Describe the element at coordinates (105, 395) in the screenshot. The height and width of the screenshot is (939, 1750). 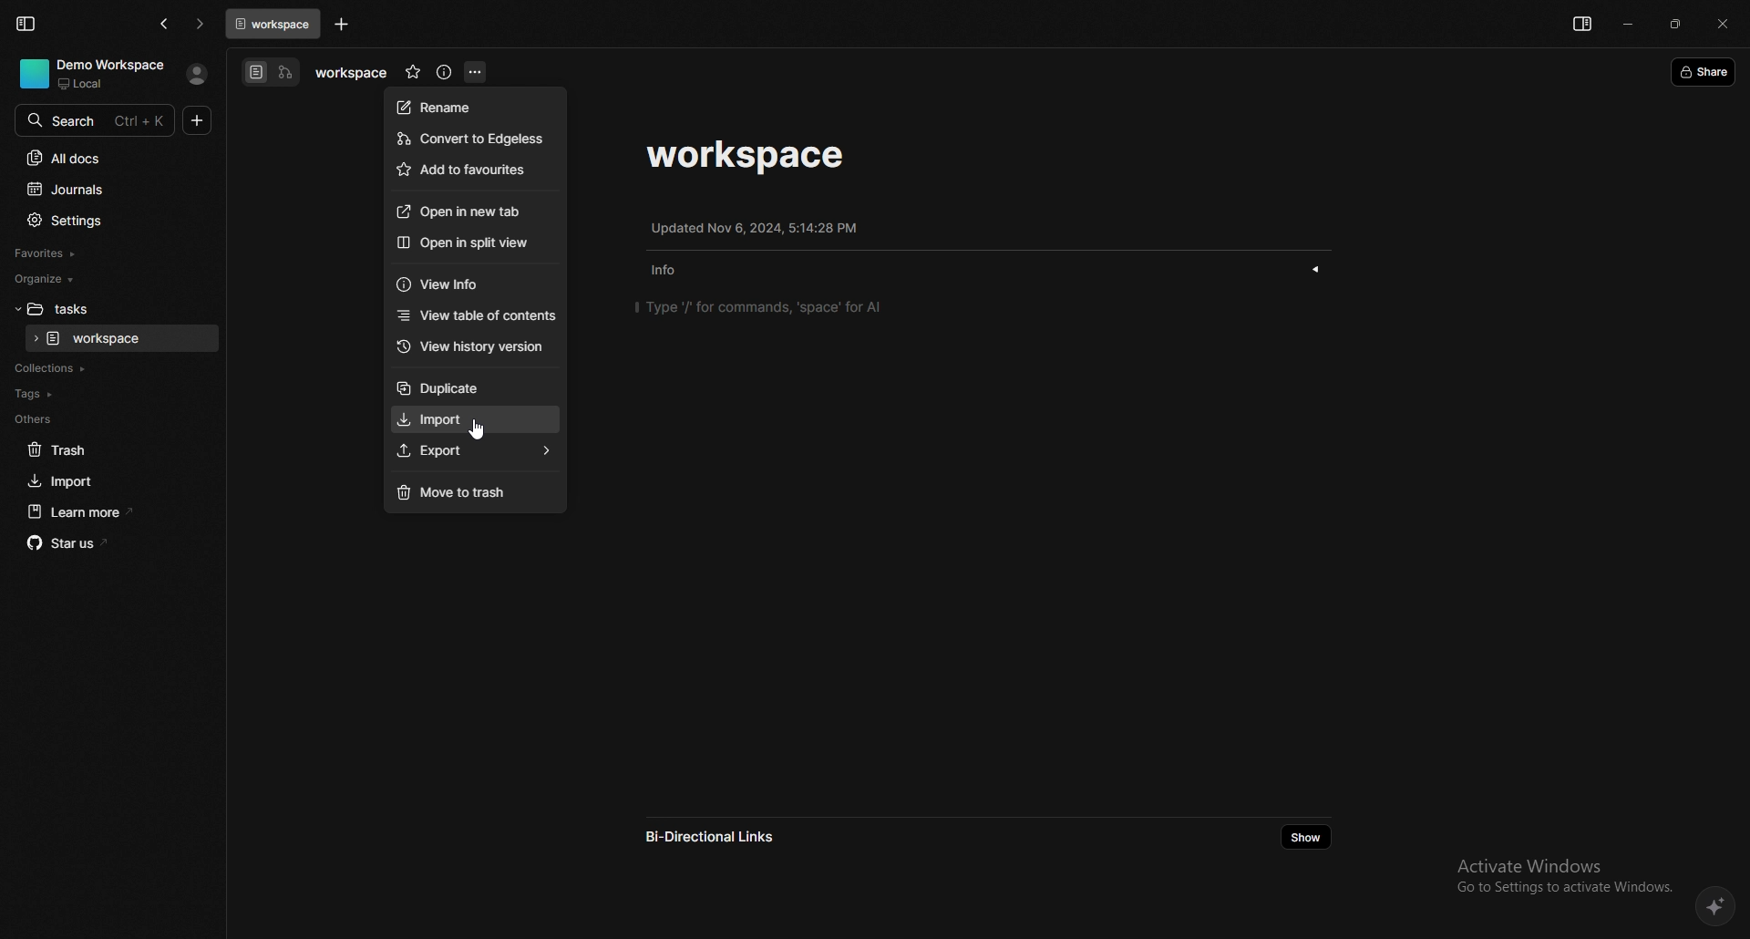
I see `tags` at that location.